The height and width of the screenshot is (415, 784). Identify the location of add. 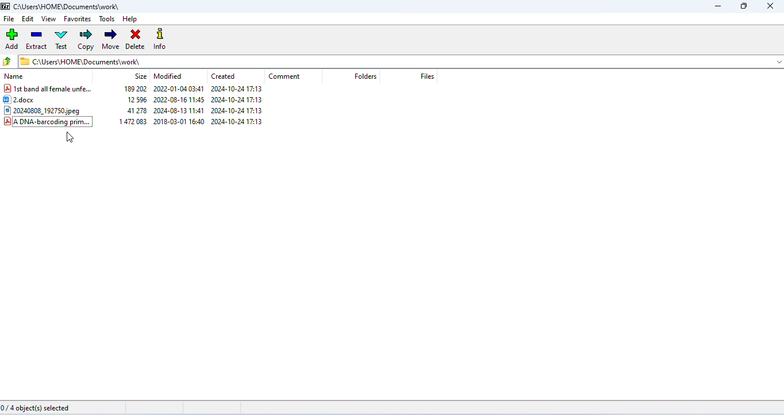
(13, 39).